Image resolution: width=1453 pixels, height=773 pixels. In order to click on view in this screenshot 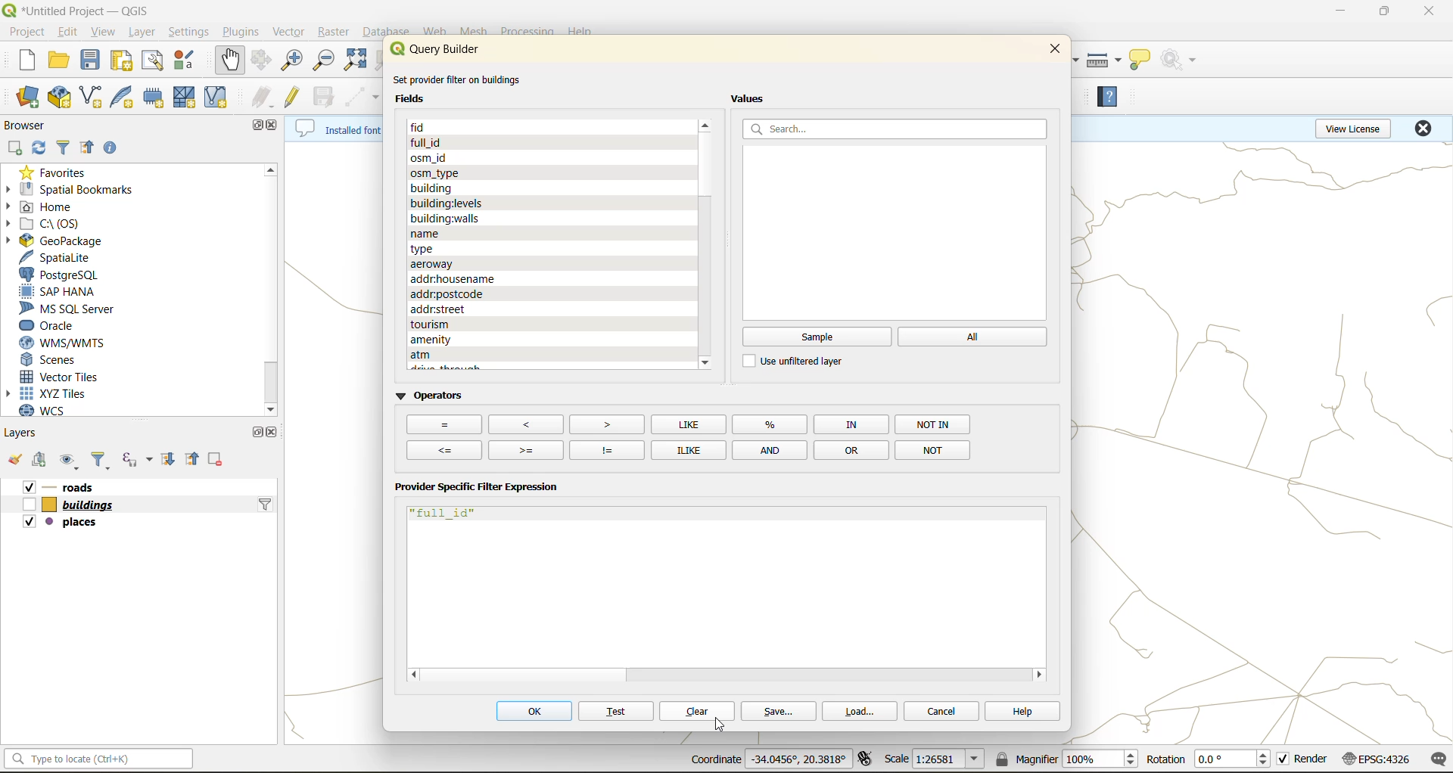, I will do `click(104, 32)`.